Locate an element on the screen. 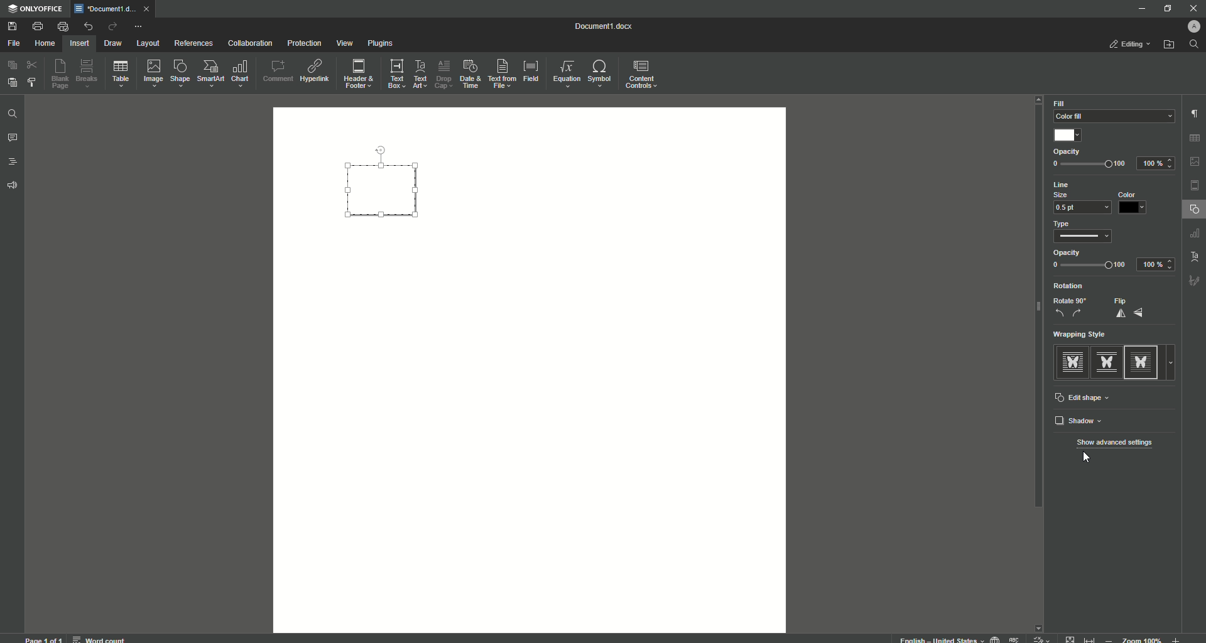 The image size is (1206, 643). Editing is located at coordinates (1132, 44).